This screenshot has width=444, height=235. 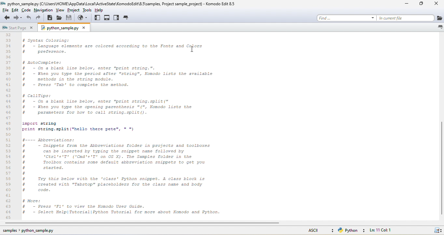 I want to click on horizontal scroll bar, so click(x=147, y=224).